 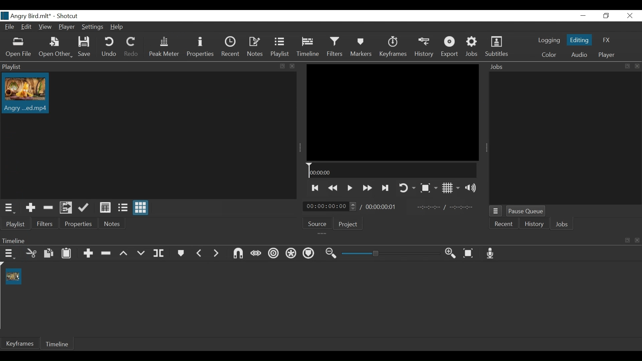 I want to click on Subtitles, so click(x=497, y=46).